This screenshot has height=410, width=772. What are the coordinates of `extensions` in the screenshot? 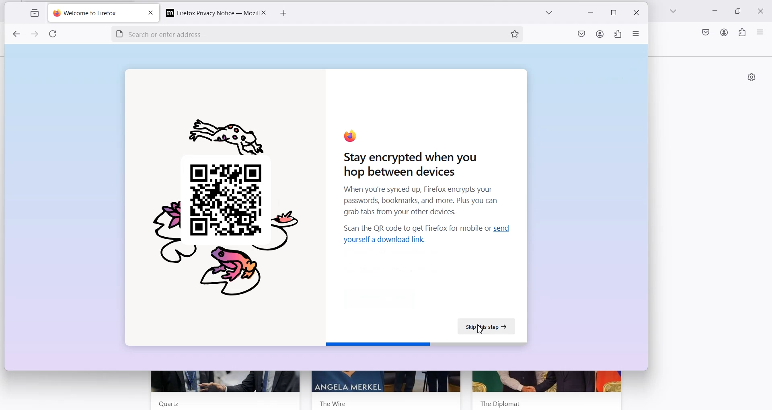 It's located at (617, 35).